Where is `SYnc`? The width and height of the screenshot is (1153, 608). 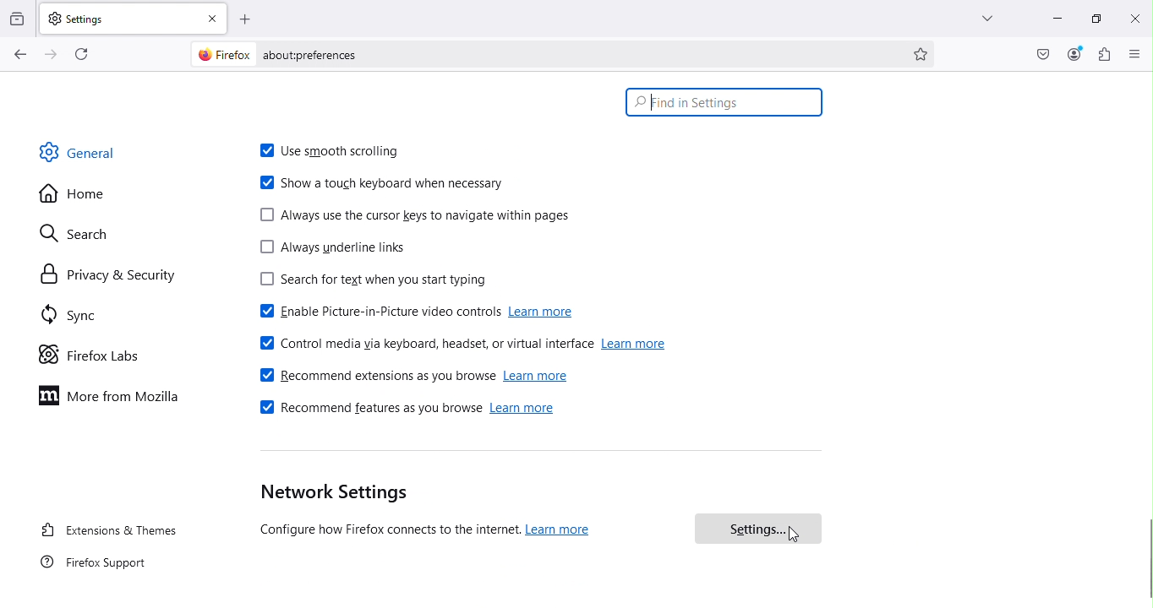 SYnc is located at coordinates (75, 318).